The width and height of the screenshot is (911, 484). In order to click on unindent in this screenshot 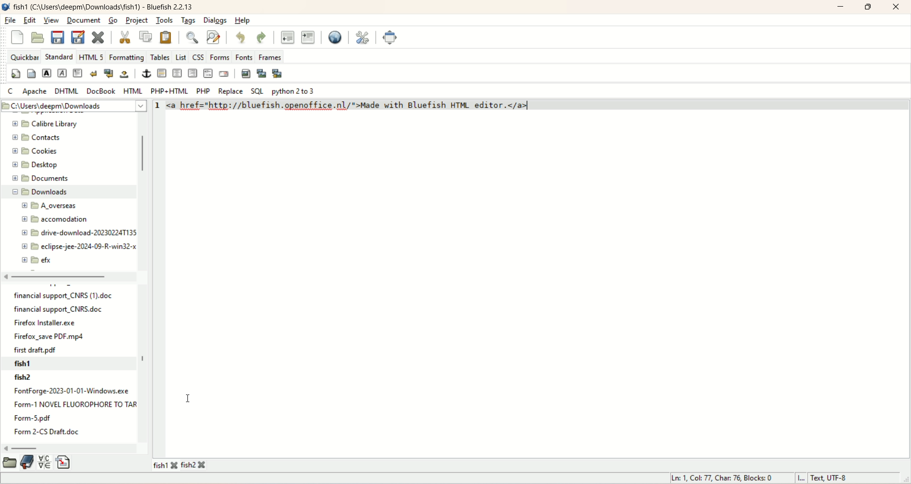, I will do `click(286, 38)`.